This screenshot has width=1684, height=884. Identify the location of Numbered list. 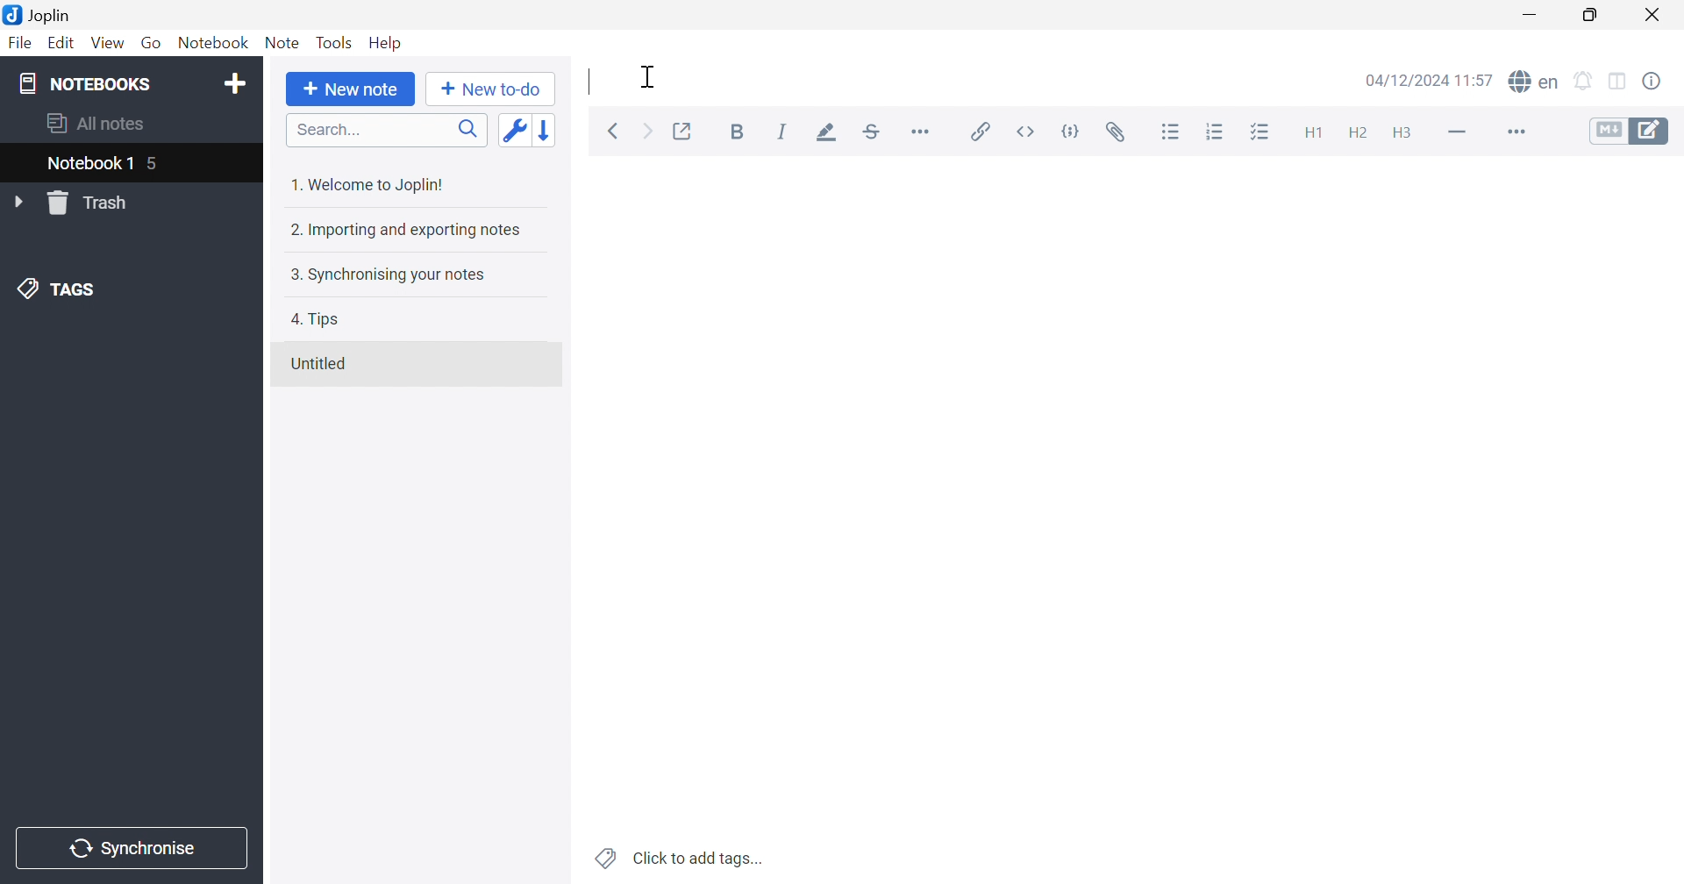
(1217, 133).